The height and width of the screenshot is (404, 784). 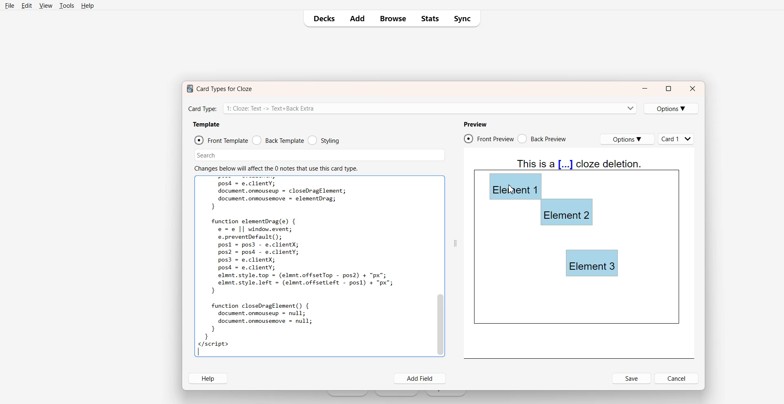 I want to click on Tools, so click(x=66, y=6).